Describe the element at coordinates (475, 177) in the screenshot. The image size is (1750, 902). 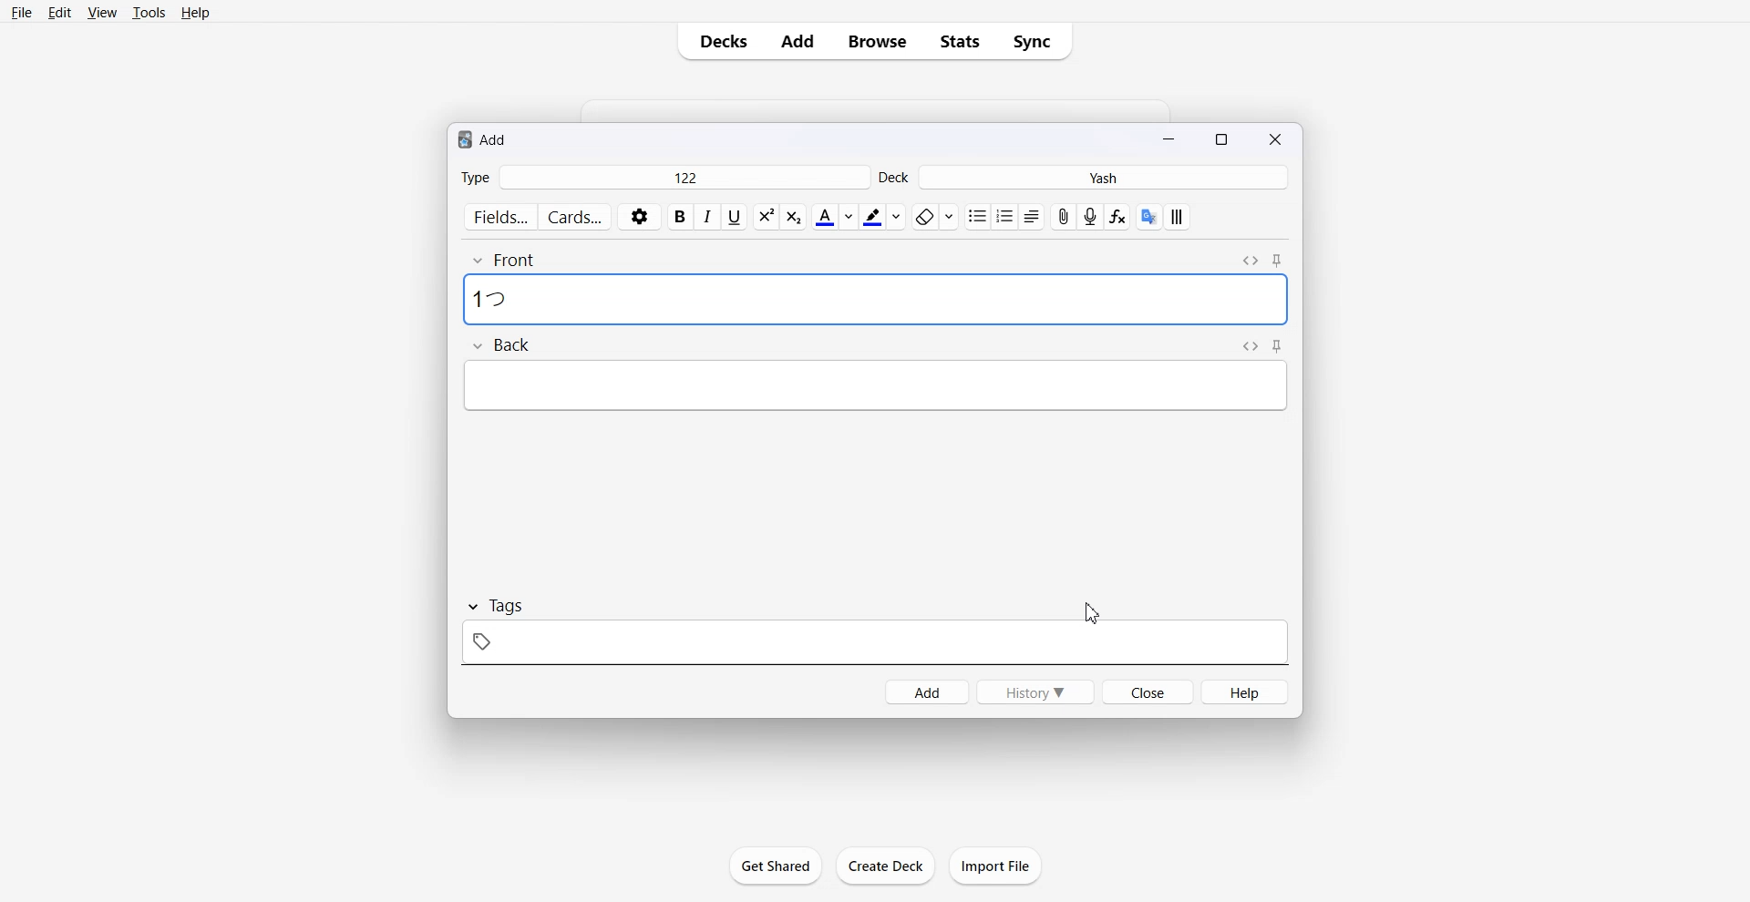
I see `Type` at that location.